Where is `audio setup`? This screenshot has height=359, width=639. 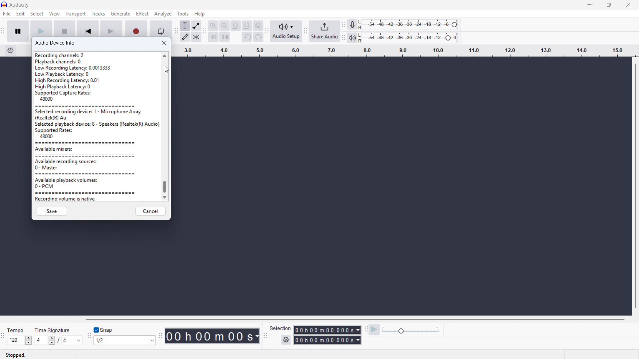
audio setup is located at coordinates (286, 31).